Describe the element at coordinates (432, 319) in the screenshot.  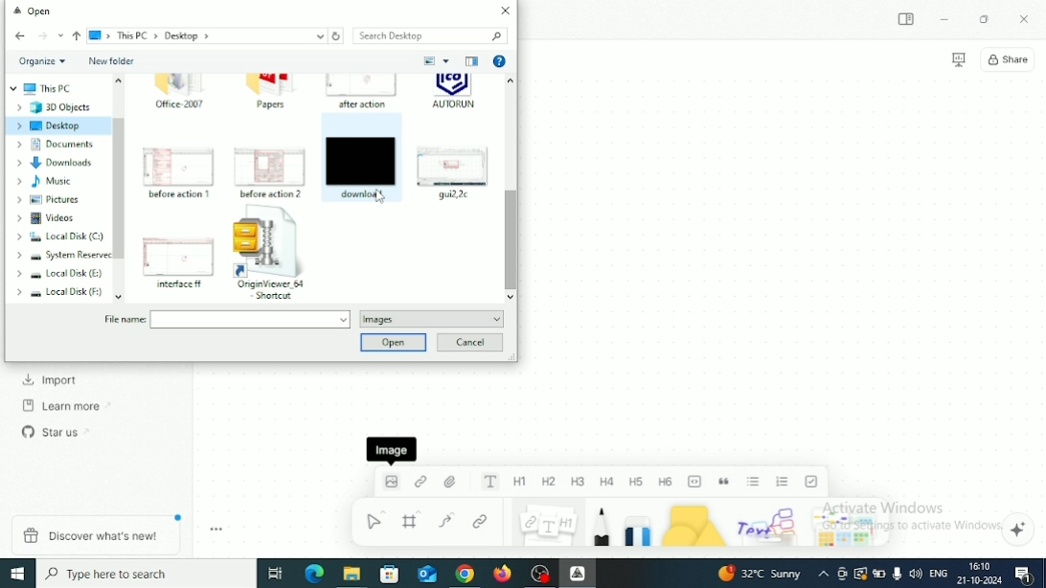
I see `Images` at that location.